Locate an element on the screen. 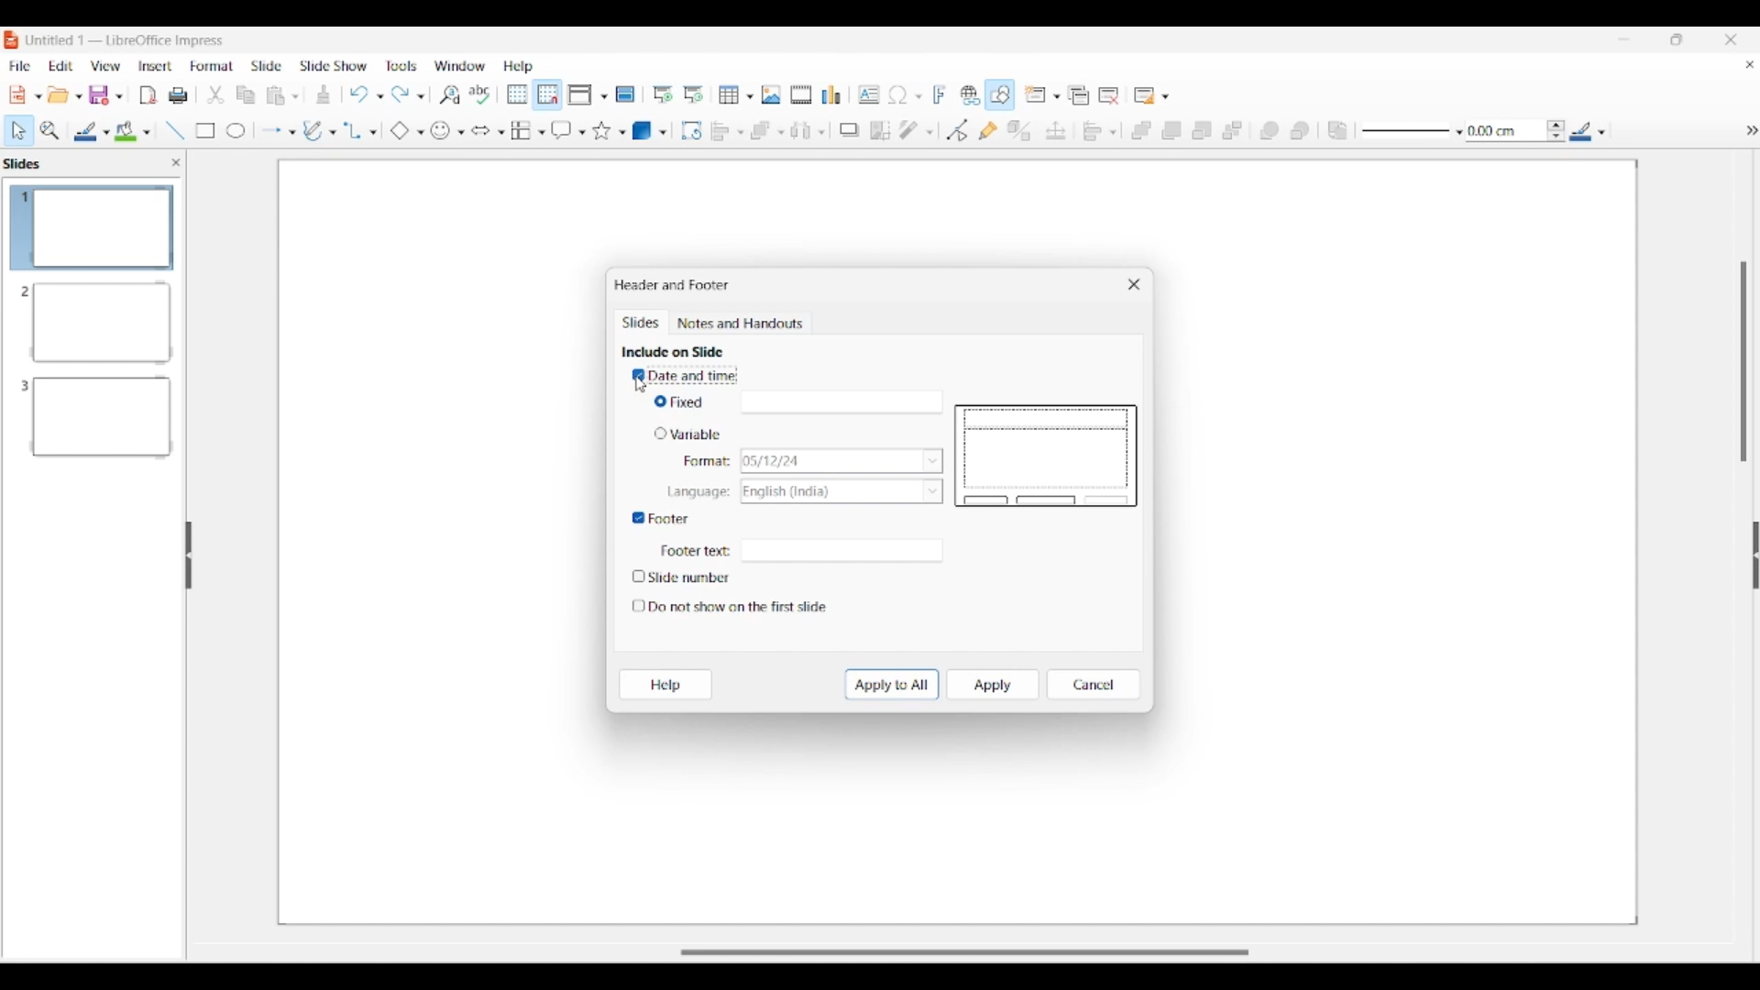  List options for respective Variable characteristics is located at coordinates (842, 476).